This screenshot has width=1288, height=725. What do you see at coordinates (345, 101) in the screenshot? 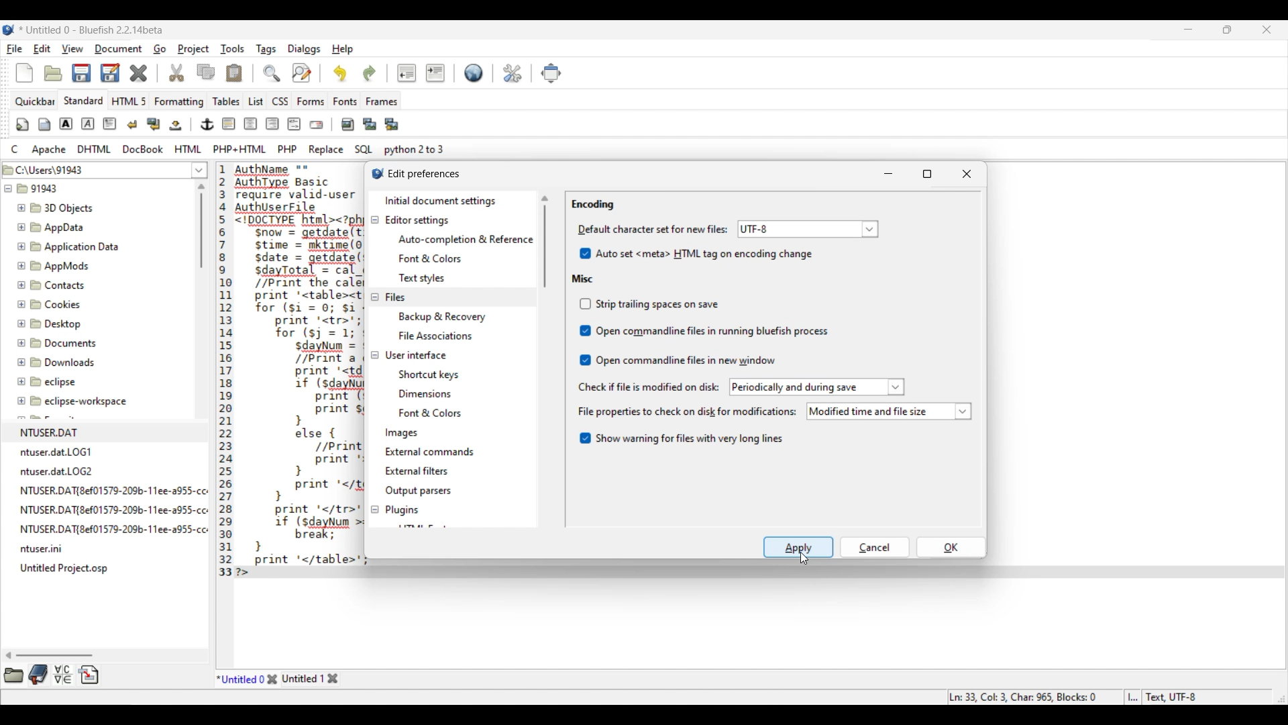
I see `Fonts` at bounding box center [345, 101].